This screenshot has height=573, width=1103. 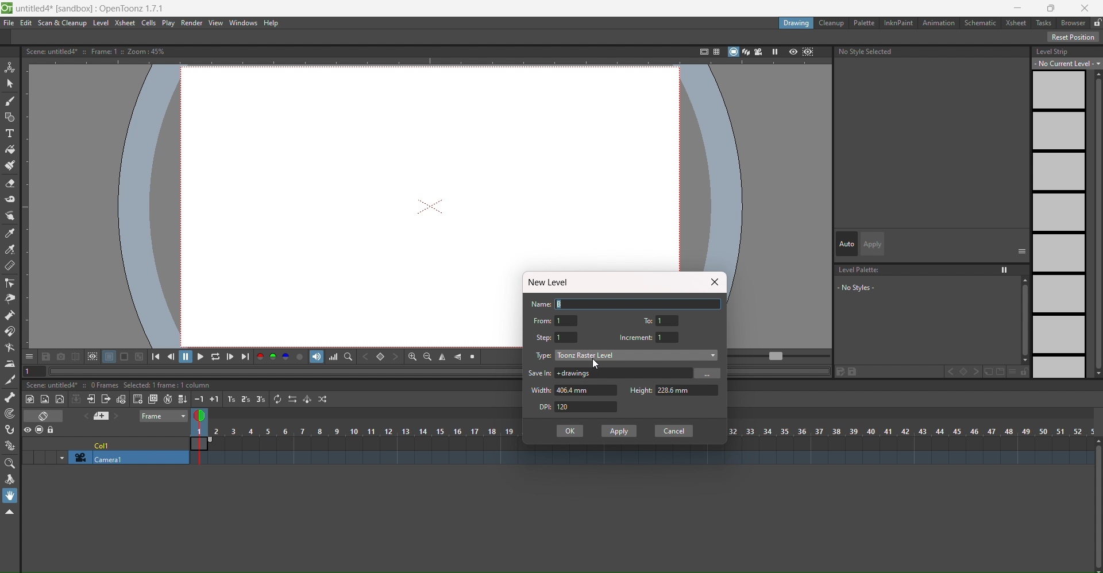 I want to click on options and lock, so click(x=1019, y=371).